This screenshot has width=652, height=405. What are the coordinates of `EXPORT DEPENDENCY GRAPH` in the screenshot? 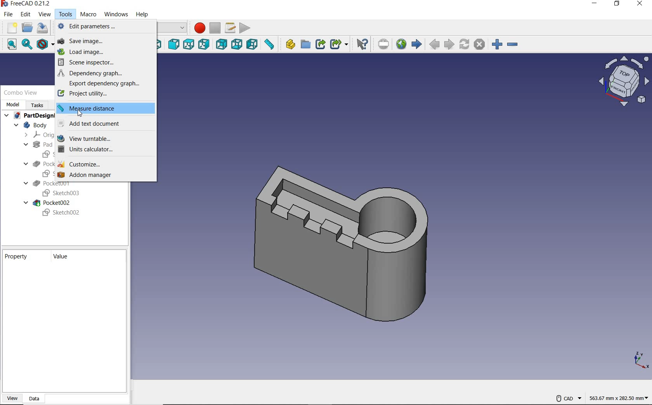 It's located at (104, 84).